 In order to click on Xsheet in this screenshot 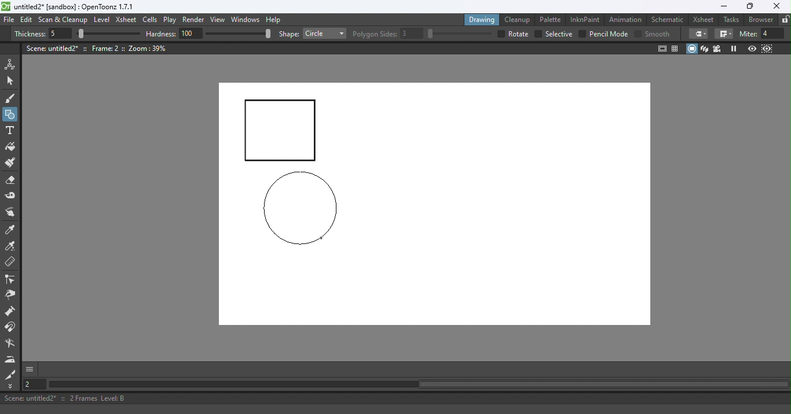, I will do `click(127, 21)`.